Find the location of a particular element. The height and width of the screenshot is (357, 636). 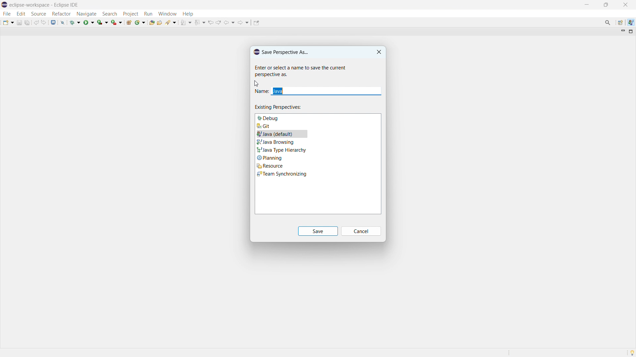

open perspective is located at coordinates (620, 22).